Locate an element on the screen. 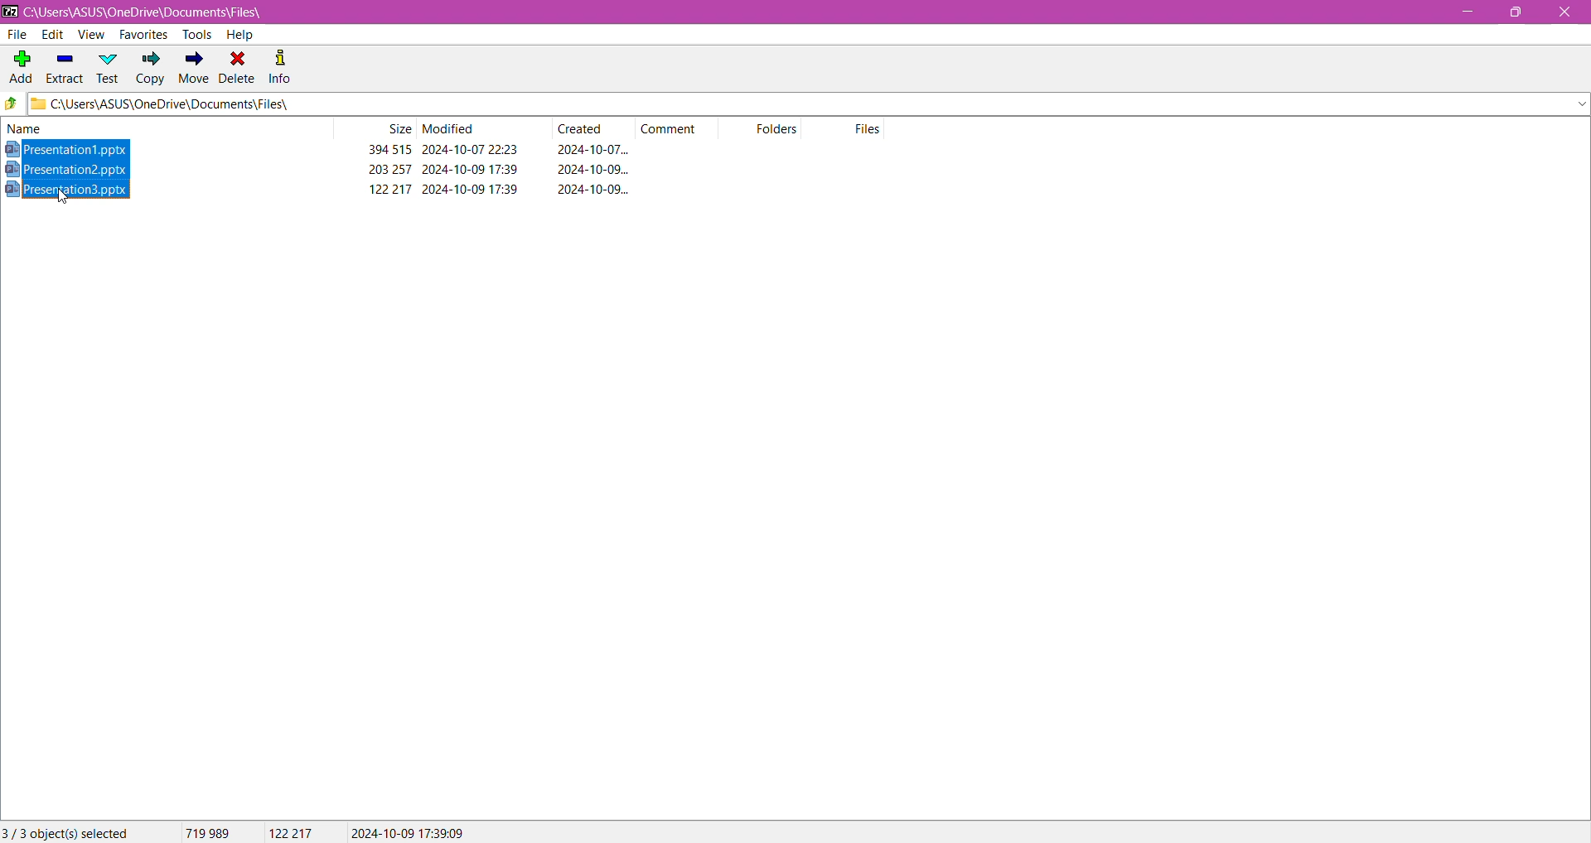 The width and height of the screenshot is (1591, 843). Test is located at coordinates (109, 67).